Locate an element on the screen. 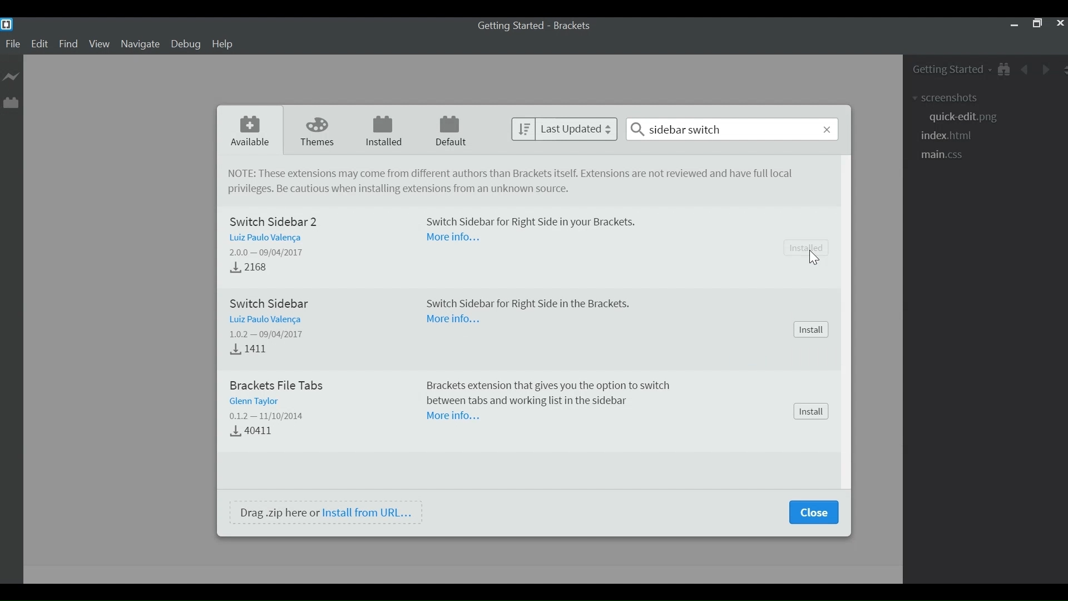 The width and height of the screenshot is (1068, 601). brackets file tabs is located at coordinates (272, 385).